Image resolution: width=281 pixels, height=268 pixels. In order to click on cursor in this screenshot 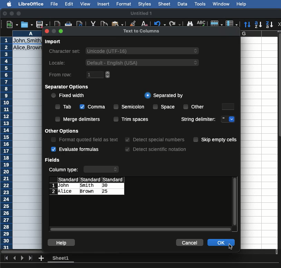, I will do `click(231, 247)`.